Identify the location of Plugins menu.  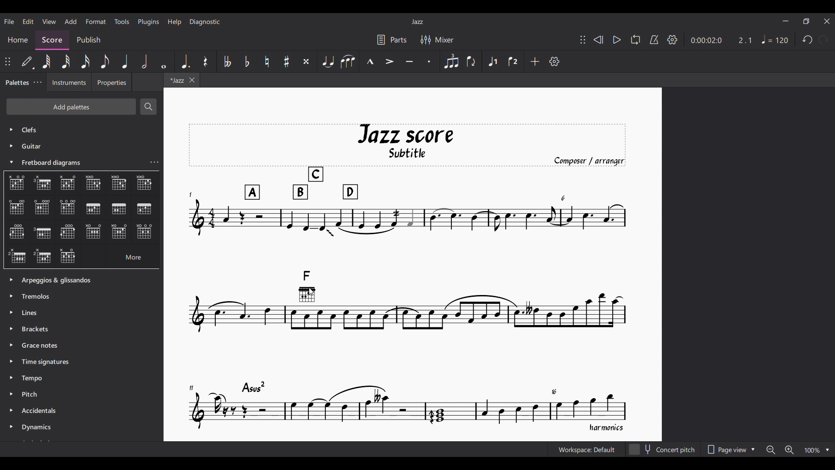
(149, 22).